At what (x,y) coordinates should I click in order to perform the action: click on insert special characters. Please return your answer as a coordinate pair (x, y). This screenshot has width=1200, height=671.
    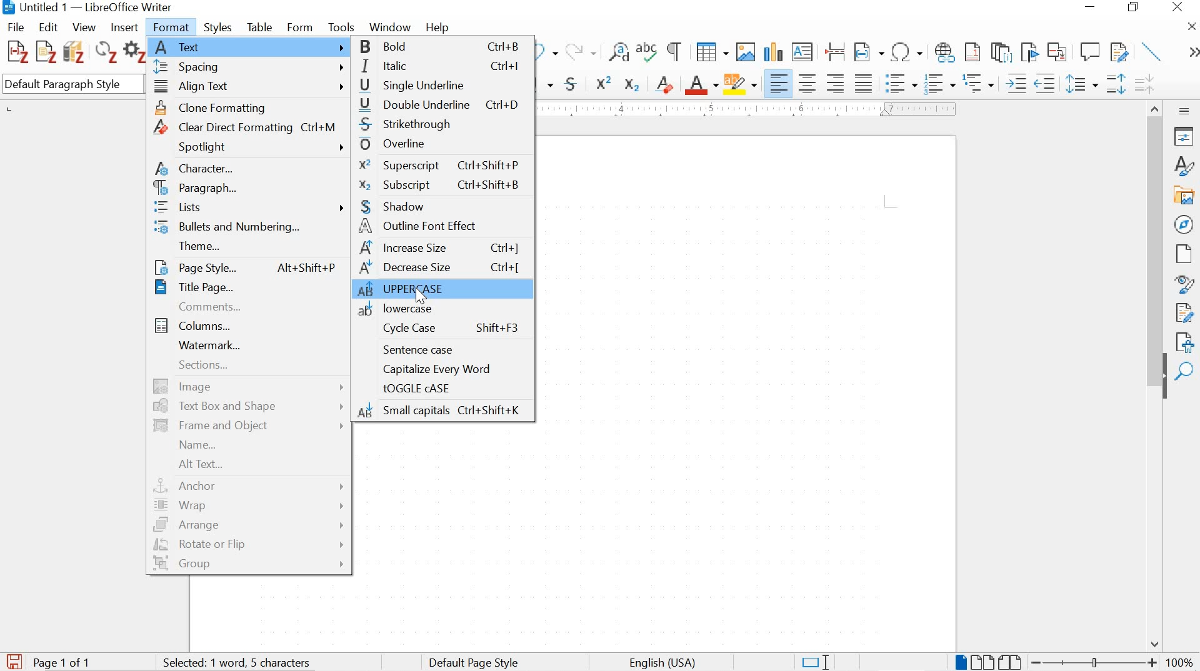
    Looking at the image, I should click on (907, 52).